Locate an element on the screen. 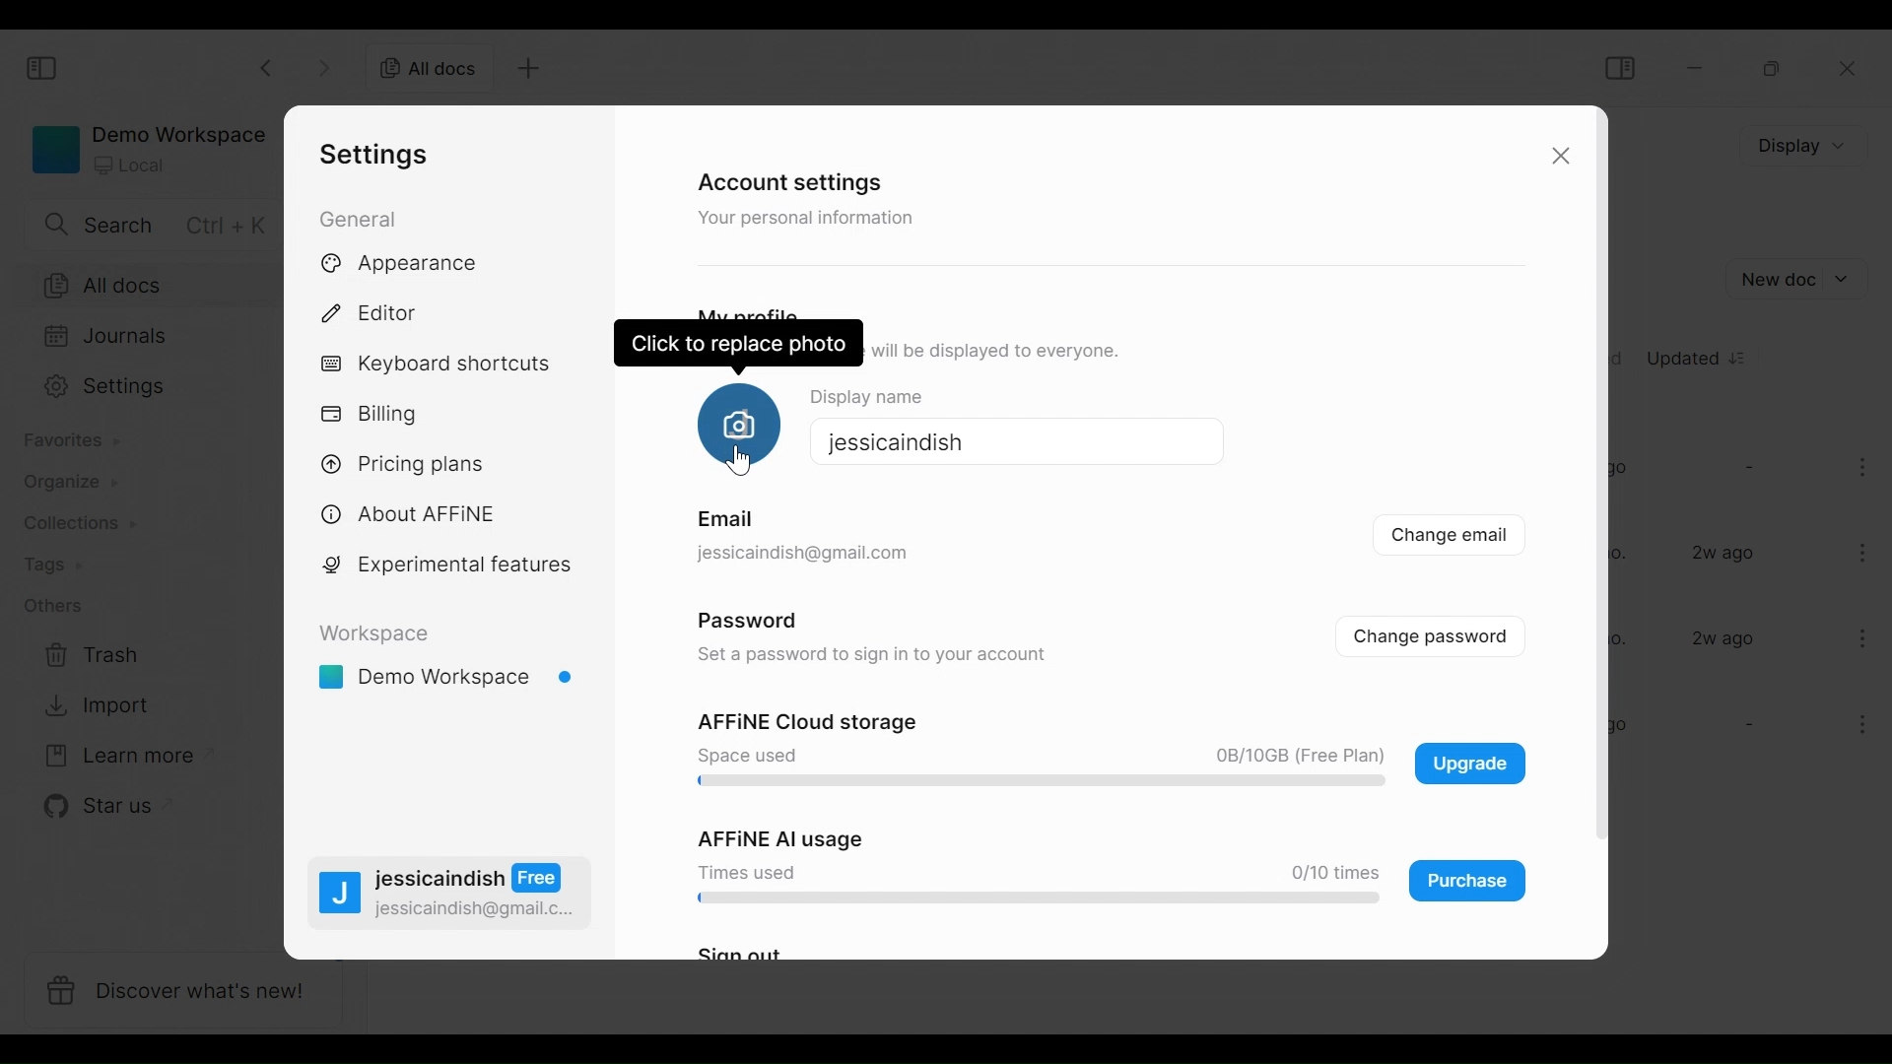 The width and height of the screenshot is (1892, 1064).  is located at coordinates (719, 519).